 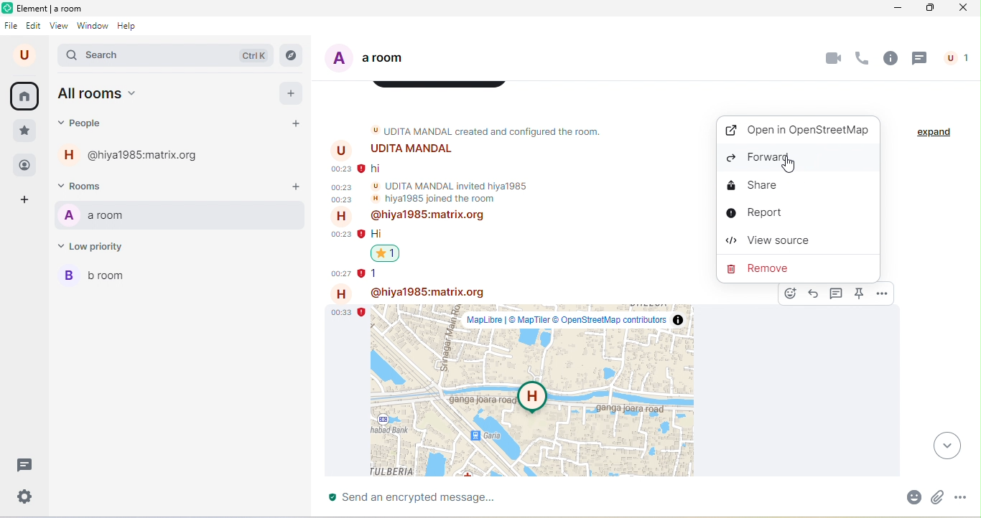 What do you see at coordinates (891, 57) in the screenshot?
I see `room info` at bounding box center [891, 57].